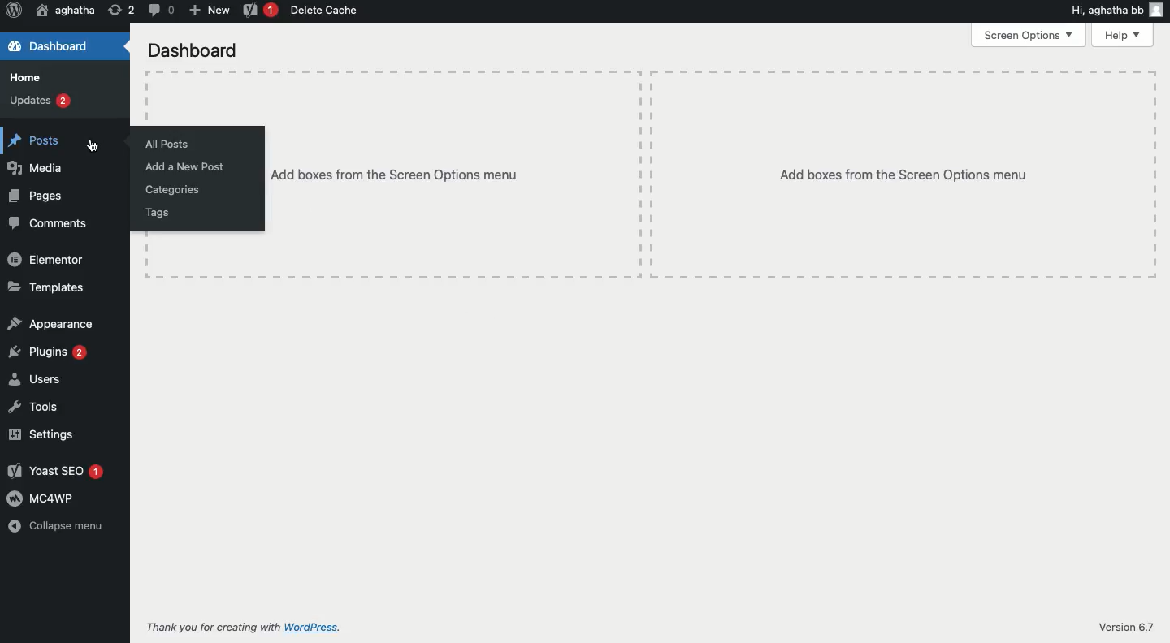 The width and height of the screenshot is (1170, 643). What do you see at coordinates (1121, 625) in the screenshot?
I see `Version 6.7` at bounding box center [1121, 625].